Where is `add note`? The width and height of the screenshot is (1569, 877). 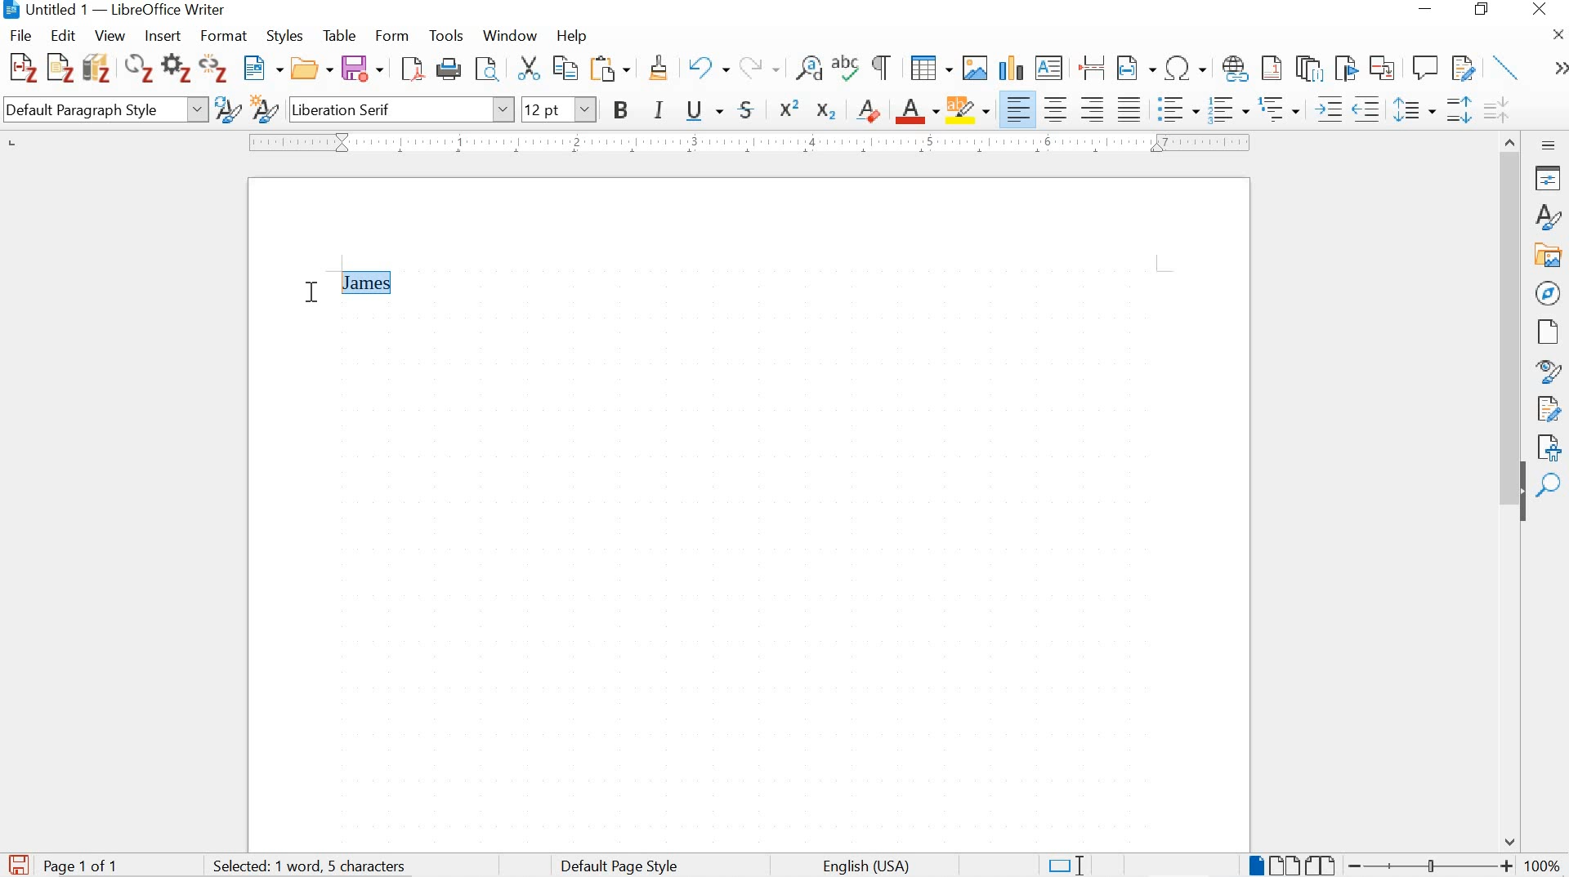 add note is located at coordinates (60, 66).